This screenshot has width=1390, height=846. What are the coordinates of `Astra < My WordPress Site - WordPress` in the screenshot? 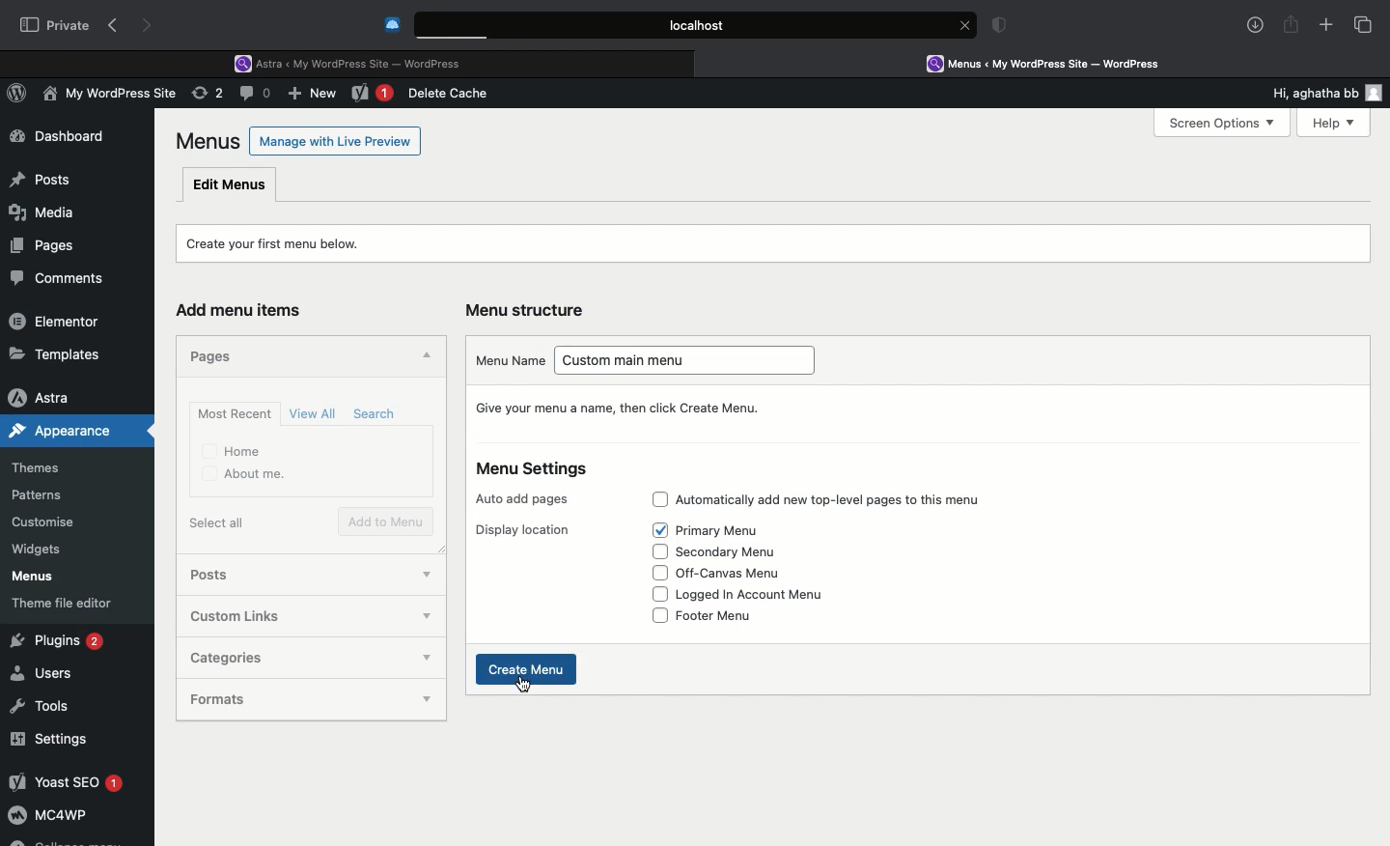 It's located at (354, 62).